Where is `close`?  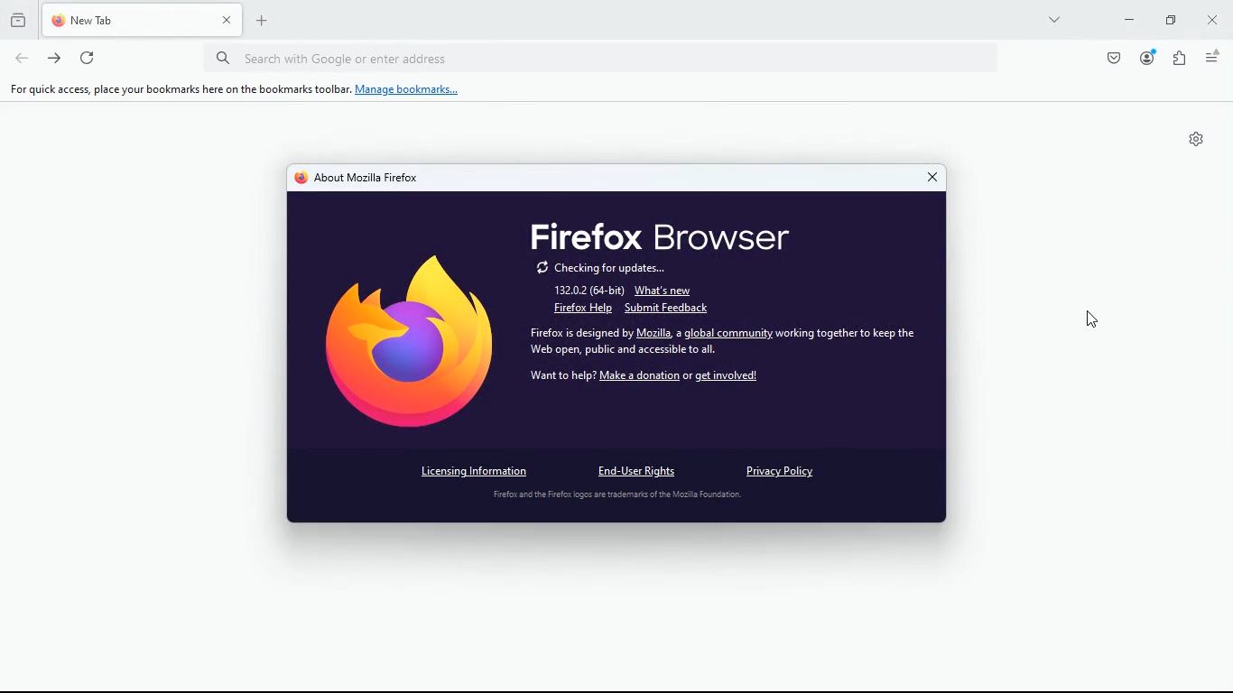
close is located at coordinates (1214, 20).